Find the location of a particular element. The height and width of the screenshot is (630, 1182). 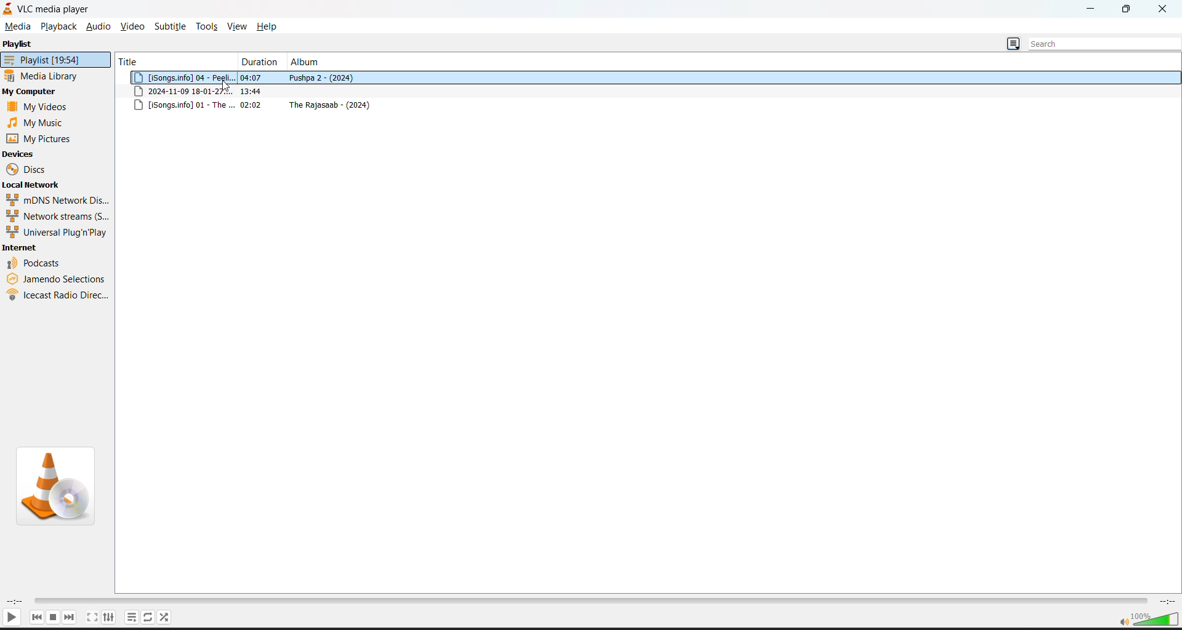

cursor is located at coordinates (228, 86).